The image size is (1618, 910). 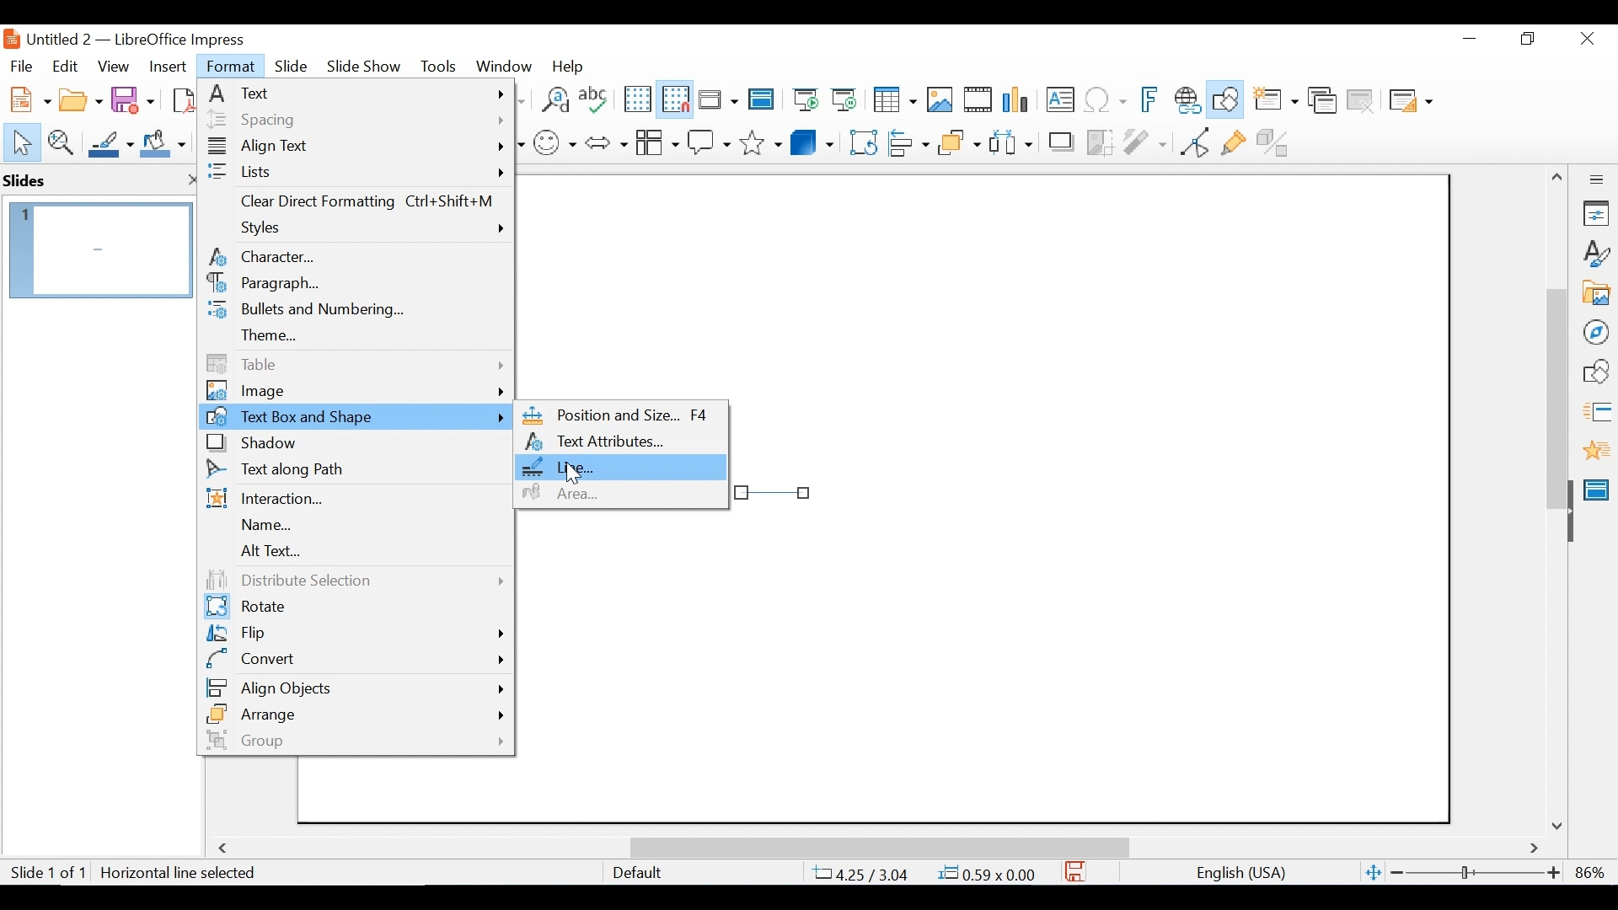 What do you see at coordinates (1525, 39) in the screenshot?
I see `Restore` at bounding box center [1525, 39].